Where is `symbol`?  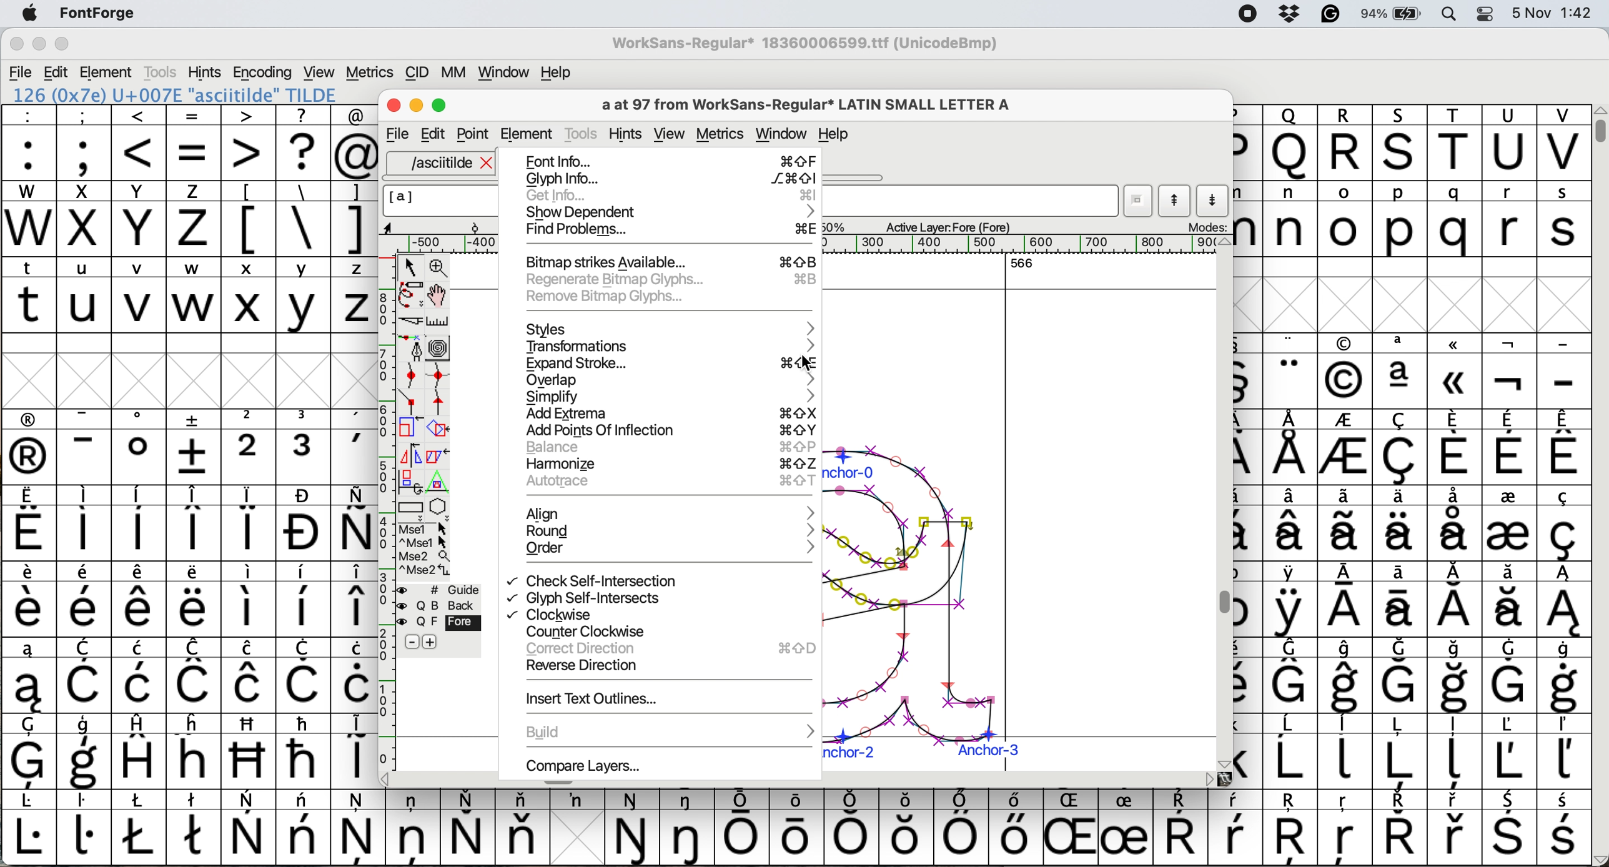 symbol is located at coordinates (355, 749).